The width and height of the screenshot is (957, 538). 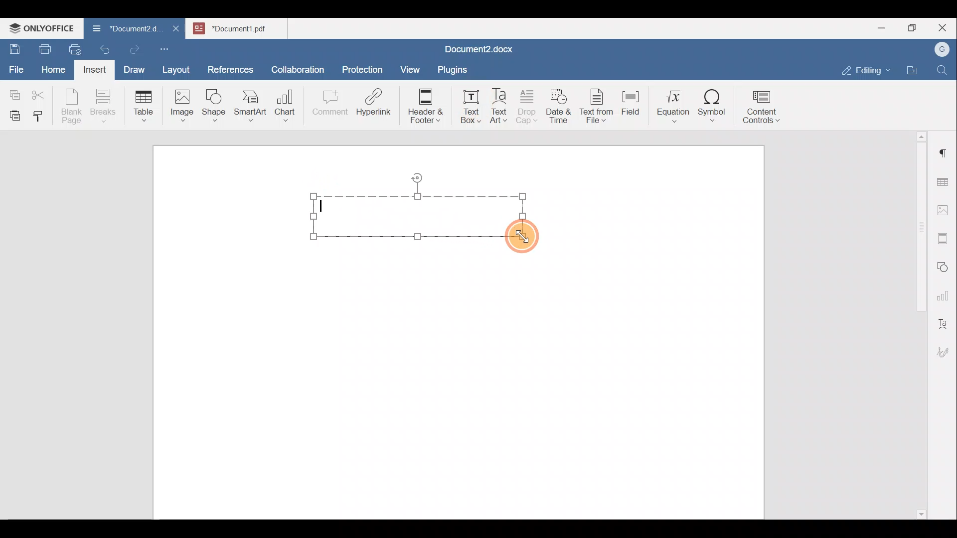 I want to click on Protection, so click(x=365, y=68).